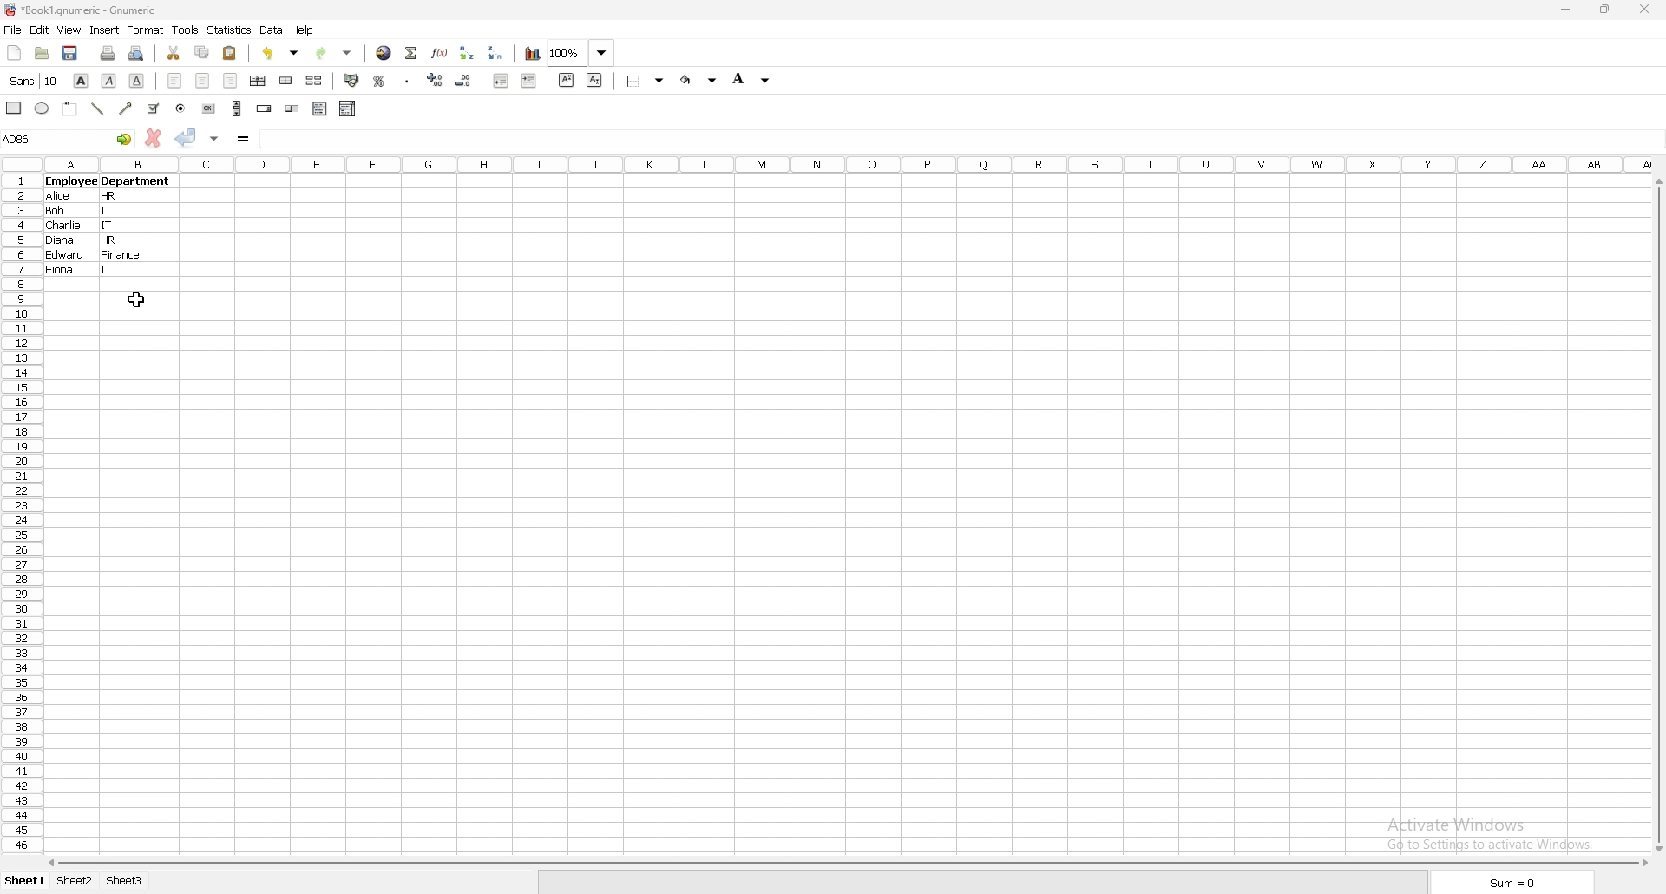 This screenshot has height=894, width=1666. What do you see at coordinates (201, 52) in the screenshot?
I see `copy` at bounding box center [201, 52].